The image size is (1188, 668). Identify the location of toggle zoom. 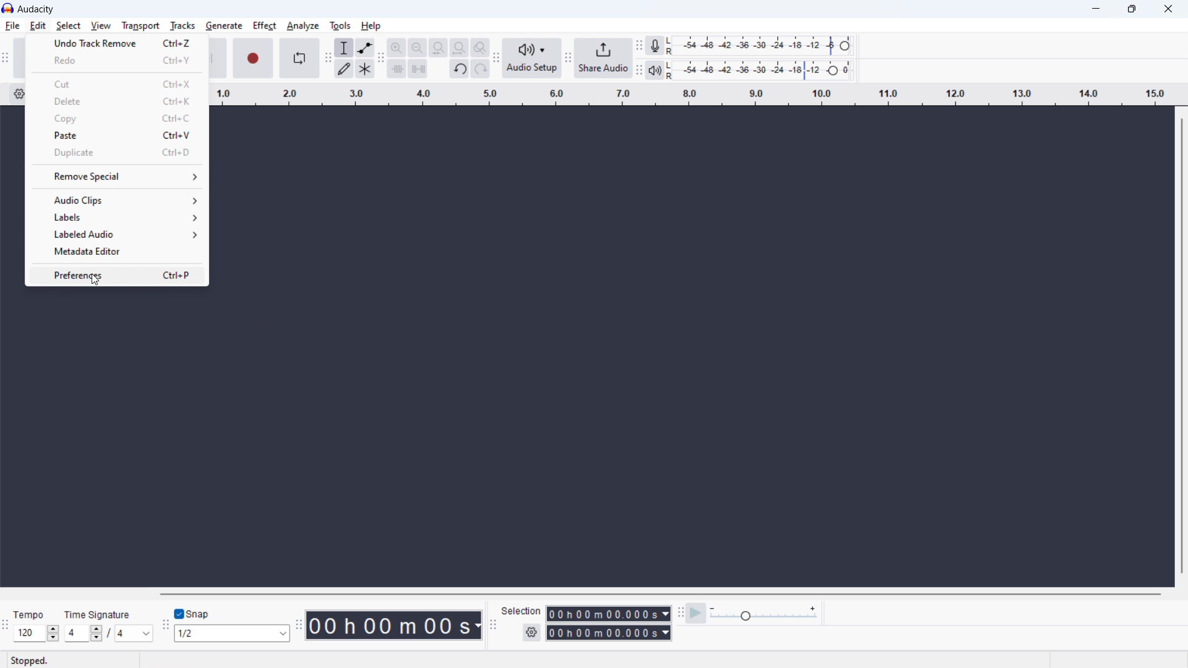
(480, 48).